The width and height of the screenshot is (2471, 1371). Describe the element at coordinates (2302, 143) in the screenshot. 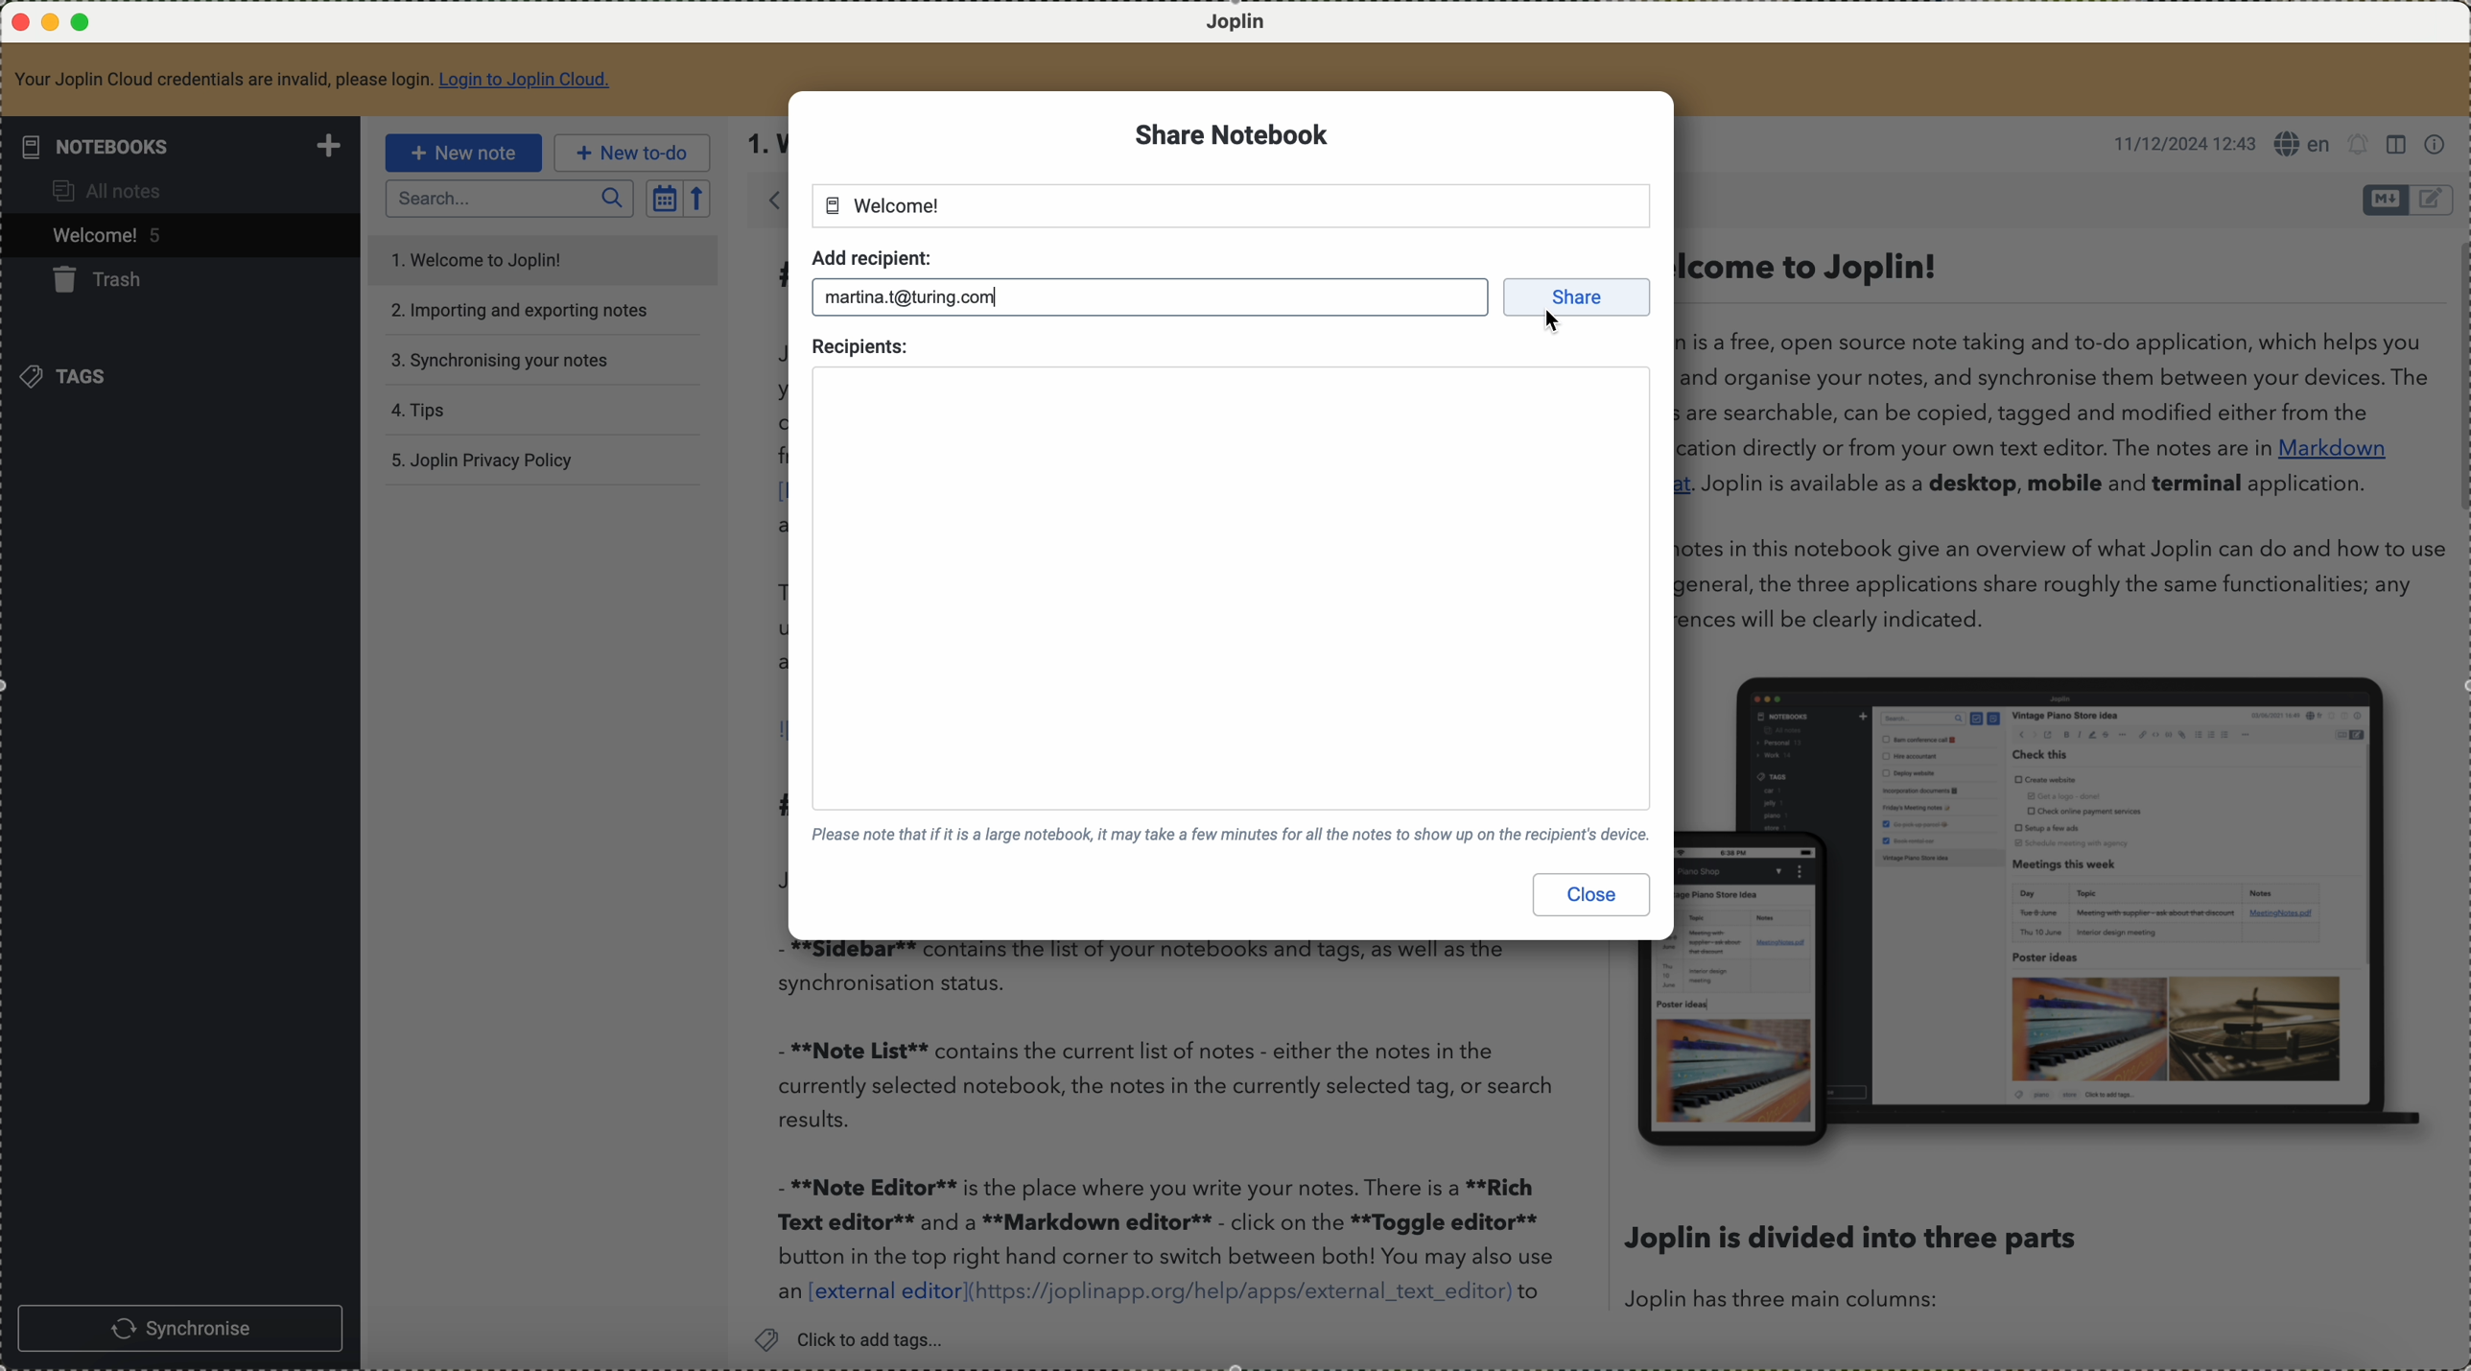

I see `language` at that location.